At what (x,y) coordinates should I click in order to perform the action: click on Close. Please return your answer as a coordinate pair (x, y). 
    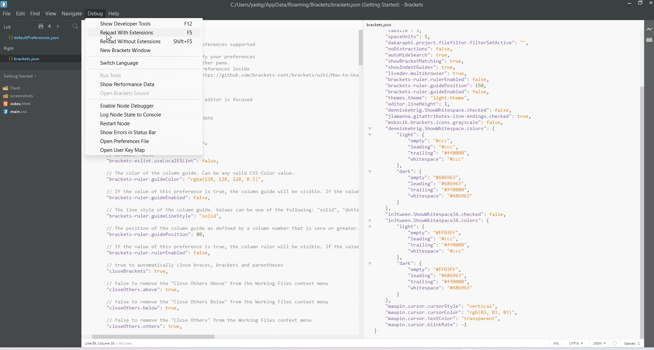
    Looking at the image, I should click on (650, 4).